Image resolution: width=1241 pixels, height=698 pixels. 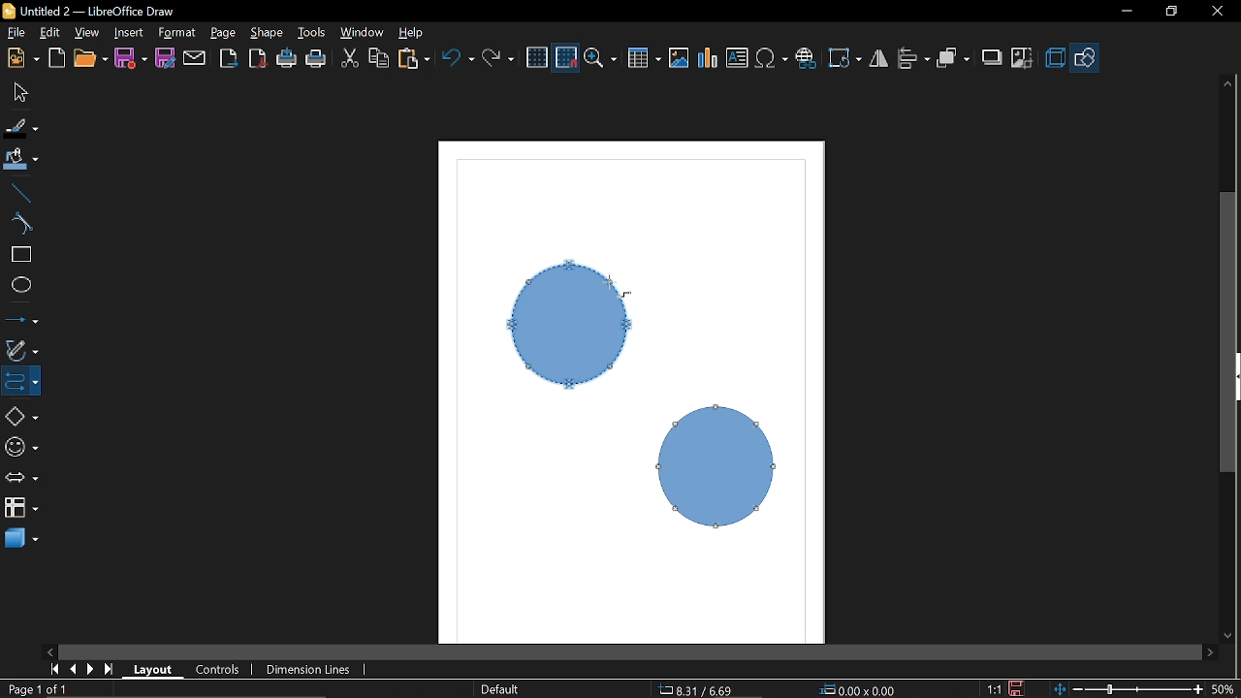 What do you see at coordinates (1216, 13) in the screenshot?
I see `Close` at bounding box center [1216, 13].